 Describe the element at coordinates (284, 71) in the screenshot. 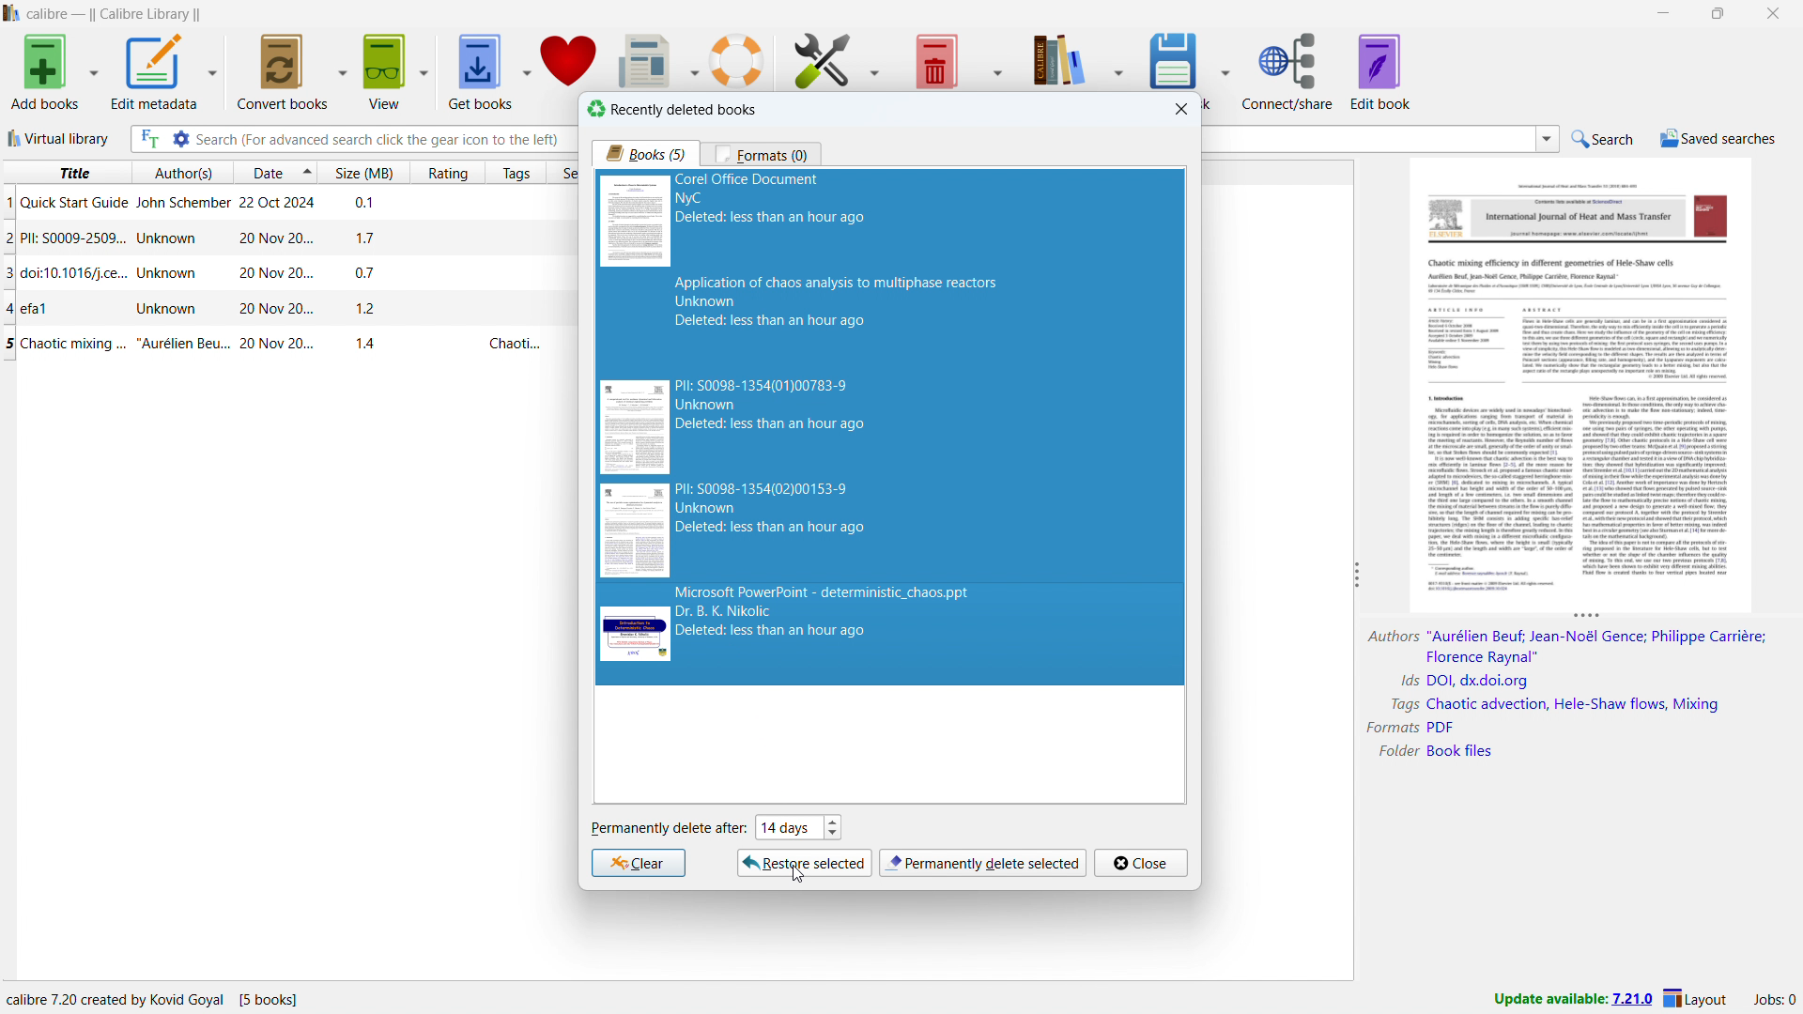

I see `convert books` at that location.